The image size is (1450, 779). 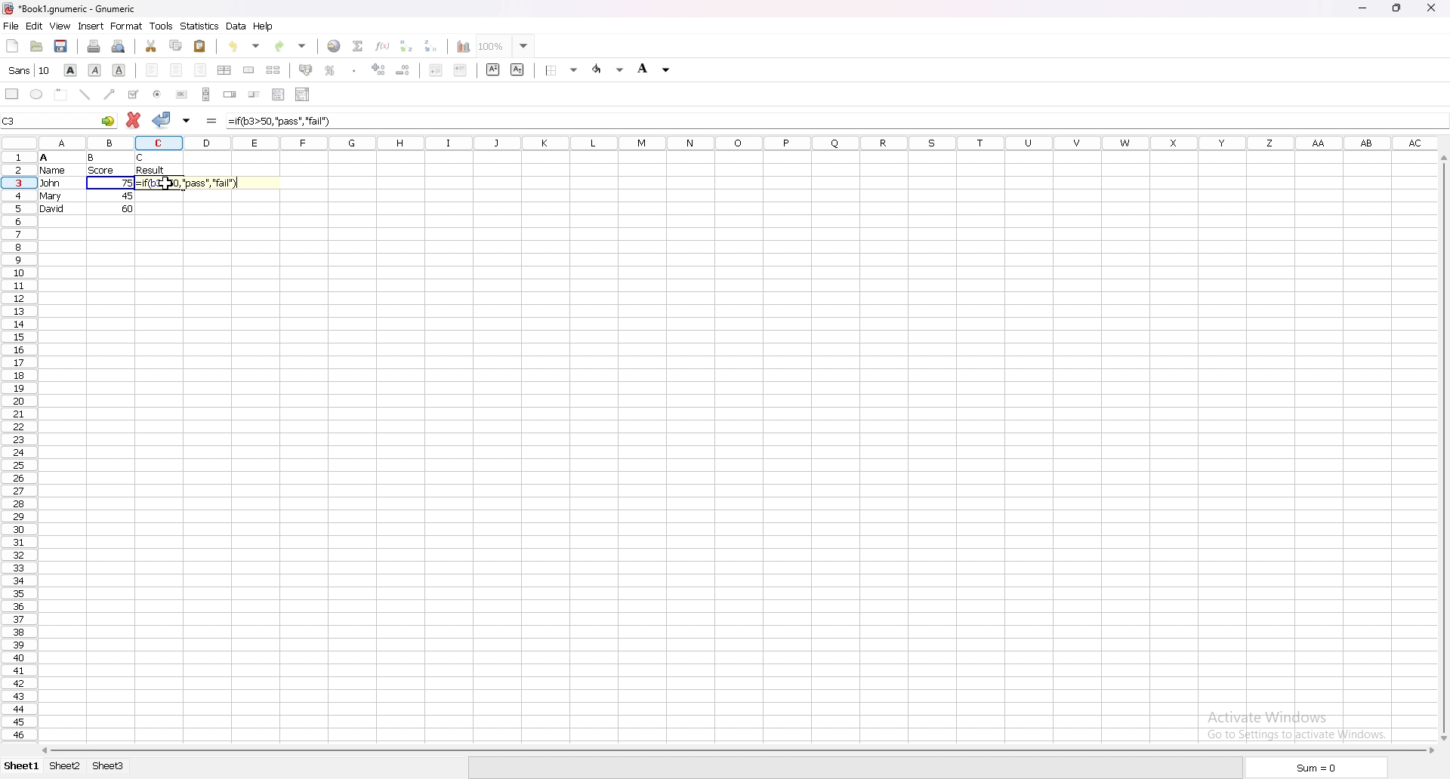 I want to click on redo, so click(x=291, y=47).